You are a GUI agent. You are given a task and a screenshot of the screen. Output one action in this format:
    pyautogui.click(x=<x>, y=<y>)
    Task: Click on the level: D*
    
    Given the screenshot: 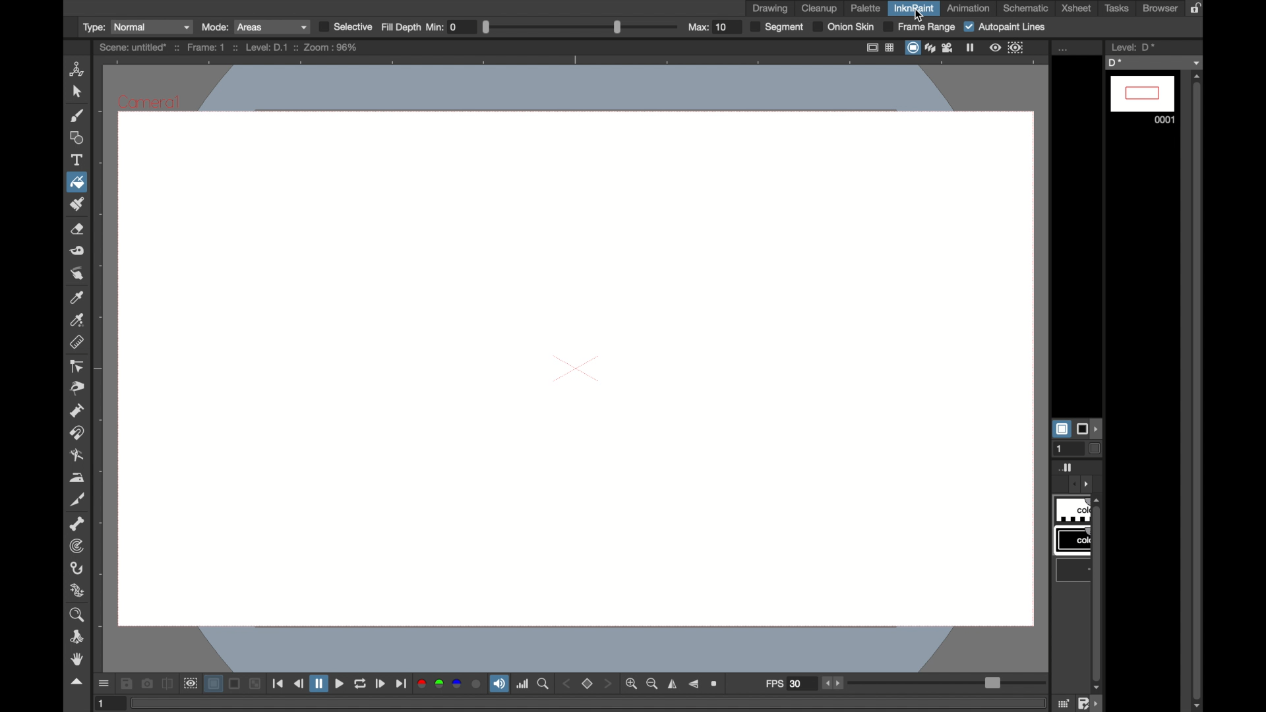 What is the action you would take?
    pyautogui.click(x=1132, y=47)
    